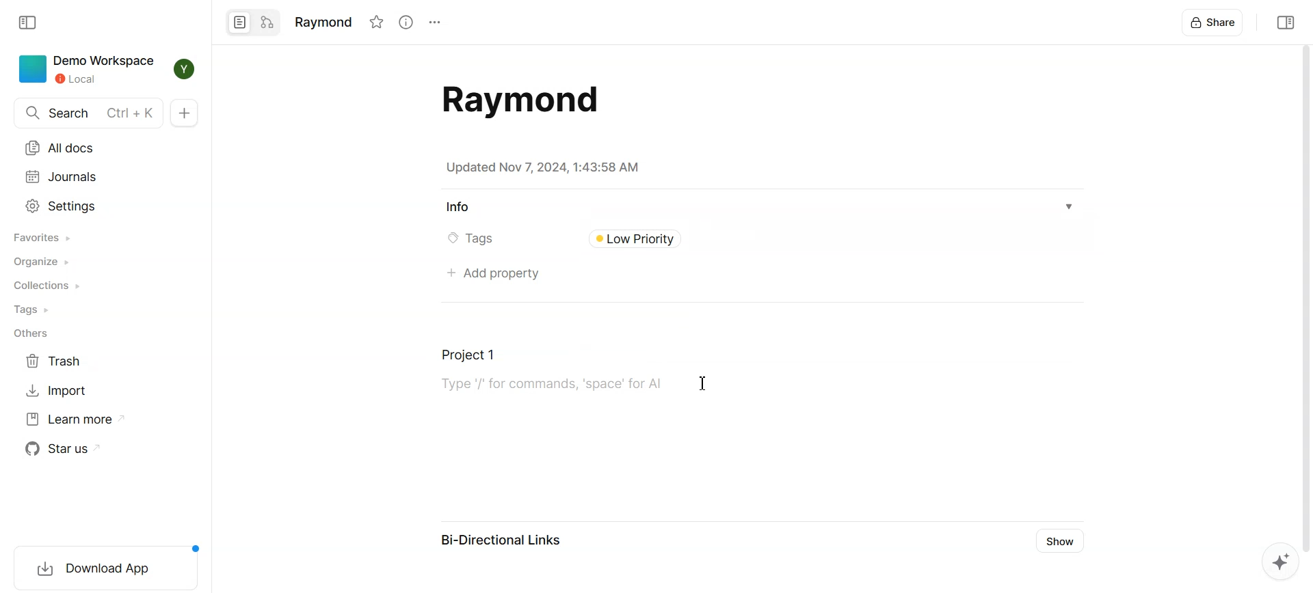 Image resolution: width=1313 pixels, height=593 pixels. Describe the element at coordinates (1275, 563) in the screenshot. I see `Suggestion` at that location.